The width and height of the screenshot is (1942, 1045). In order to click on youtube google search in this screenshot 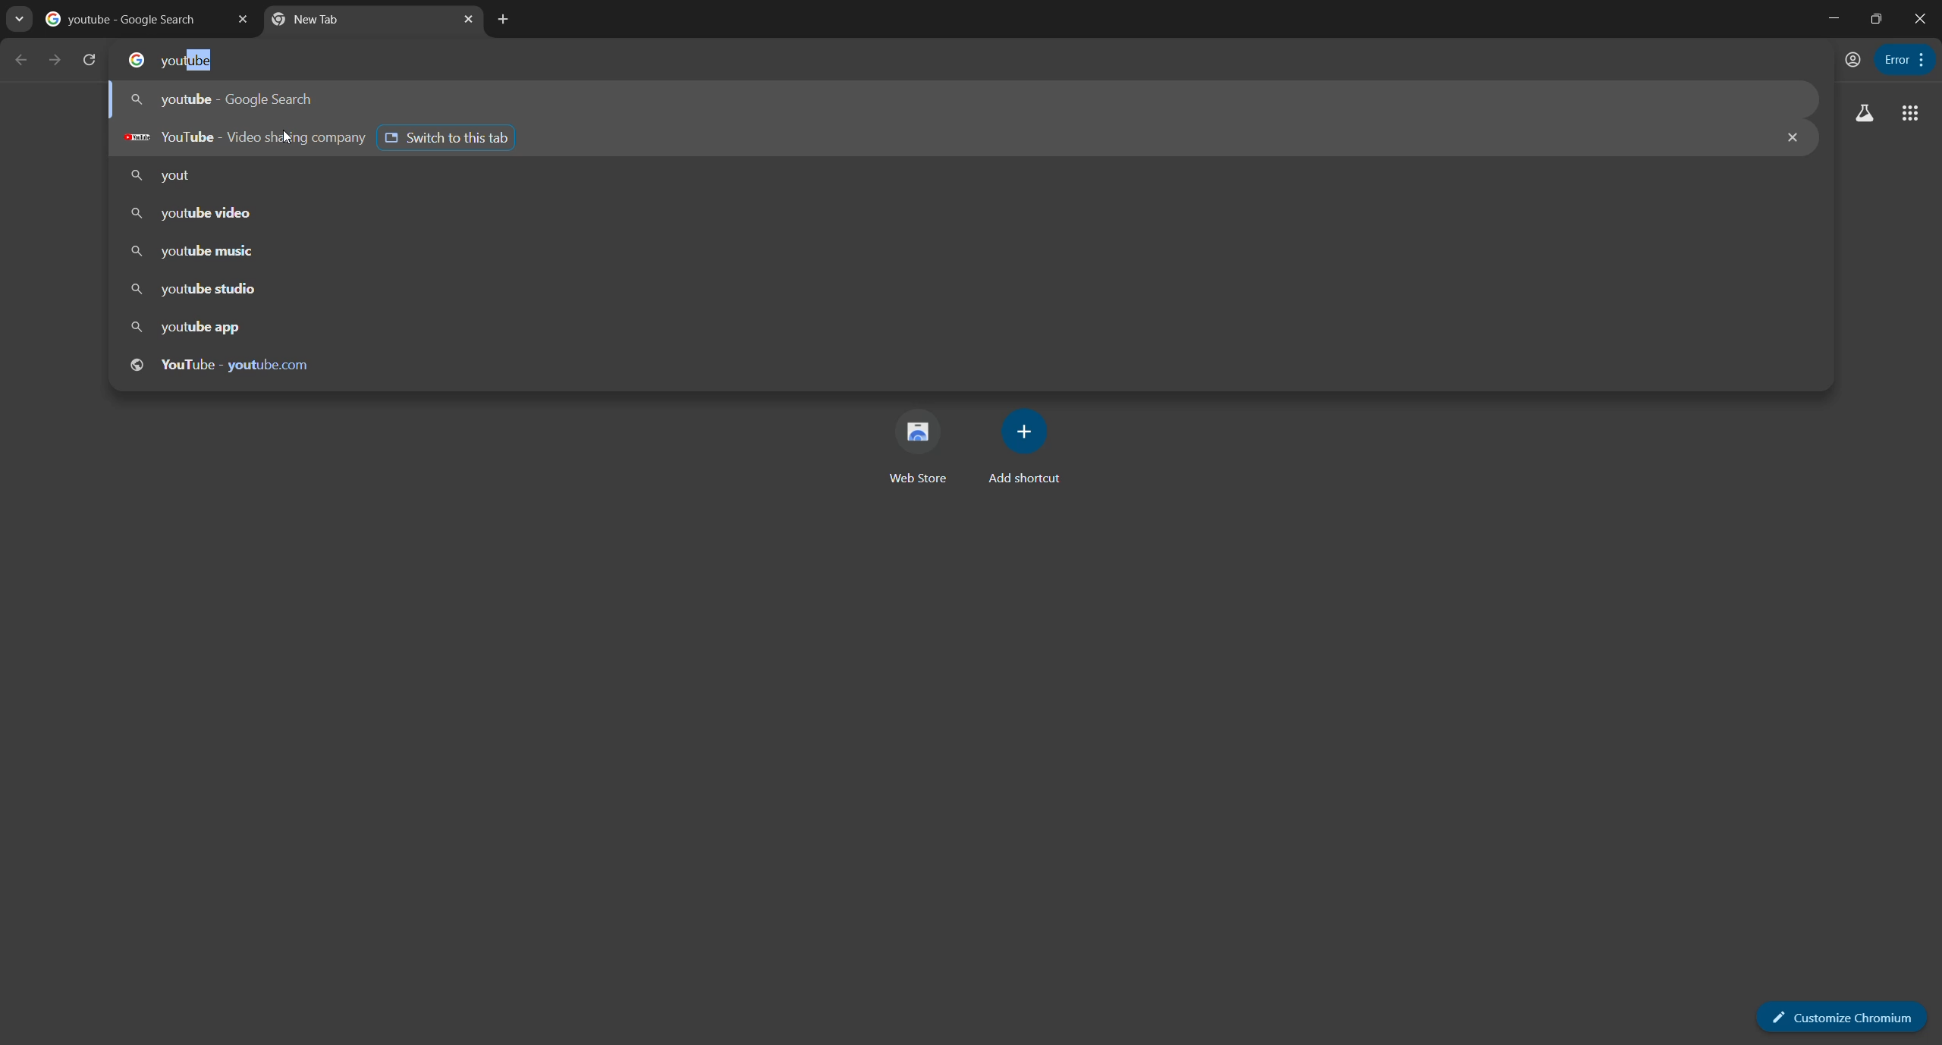, I will do `click(124, 22)`.